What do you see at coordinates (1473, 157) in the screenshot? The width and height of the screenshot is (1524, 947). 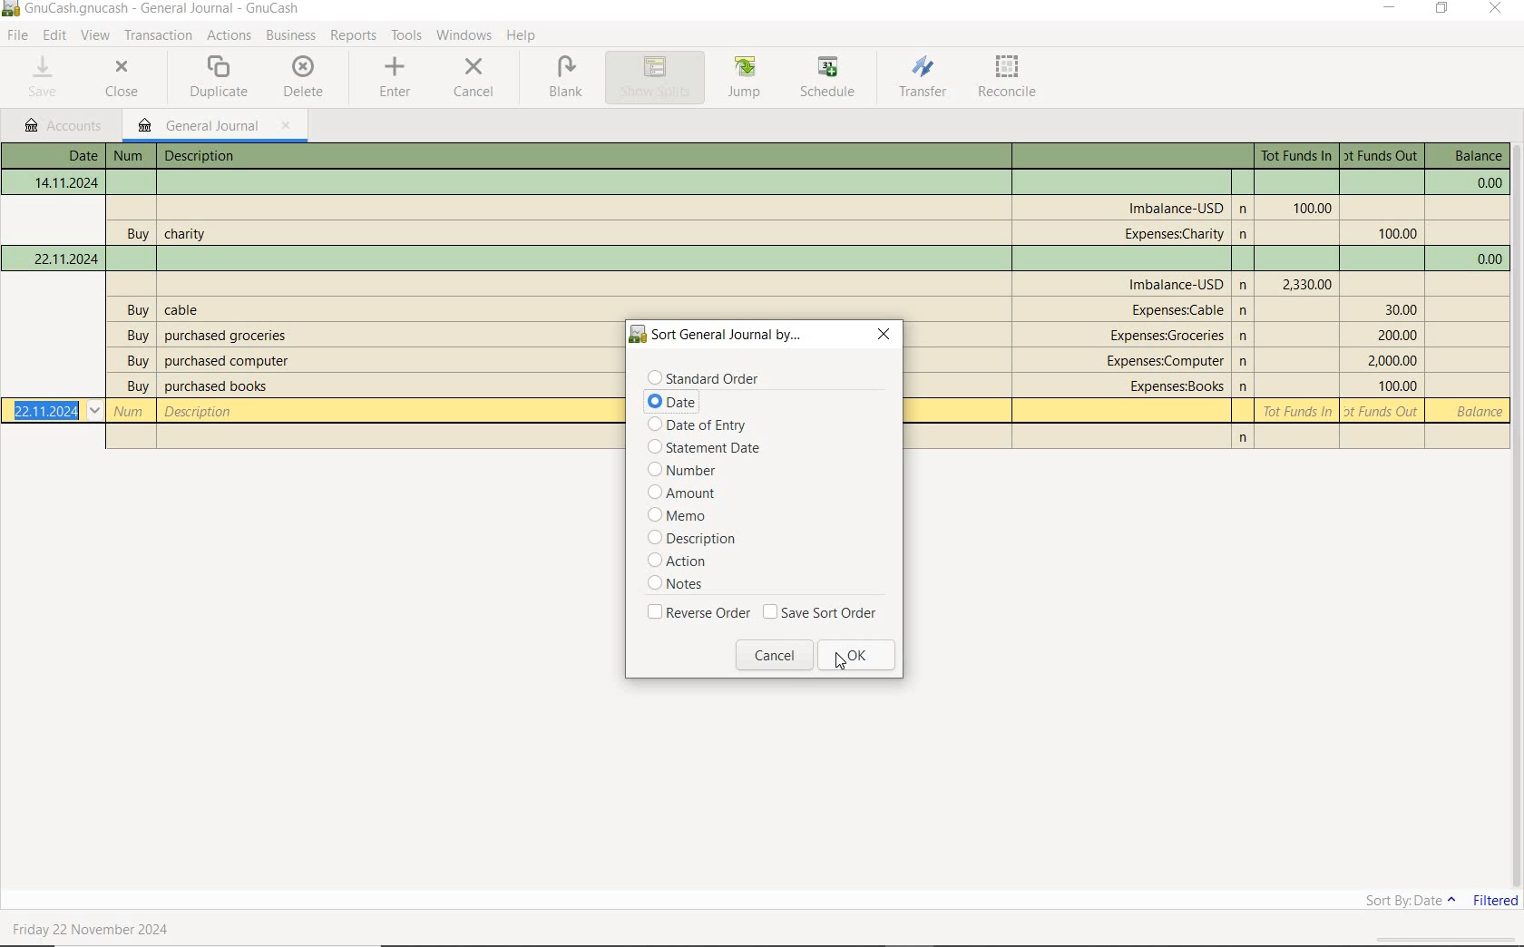 I see `balance` at bounding box center [1473, 157].